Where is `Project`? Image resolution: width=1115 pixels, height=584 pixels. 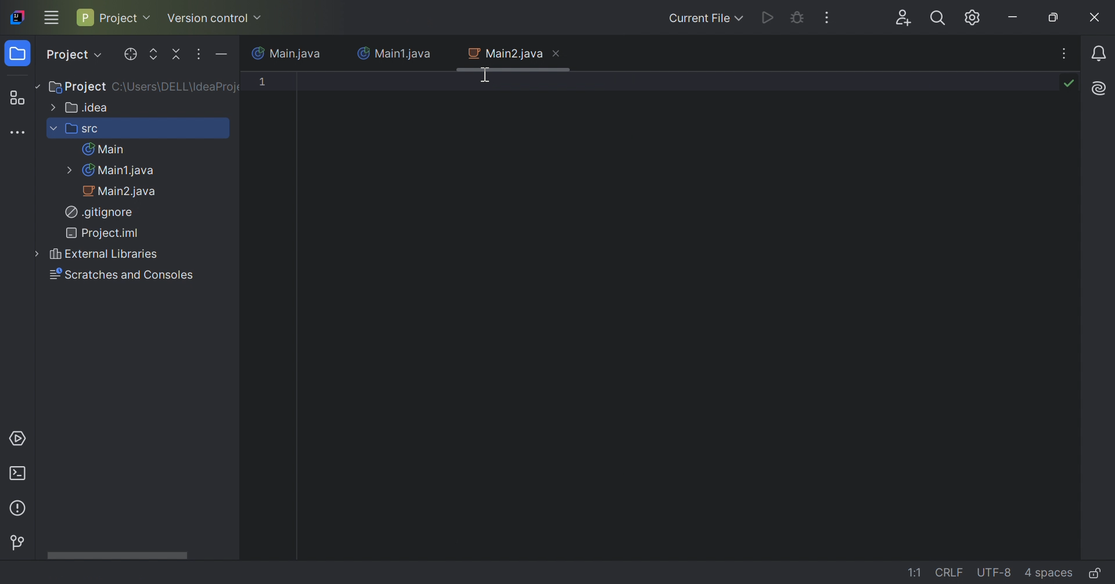
Project is located at coordinates (79, 89).